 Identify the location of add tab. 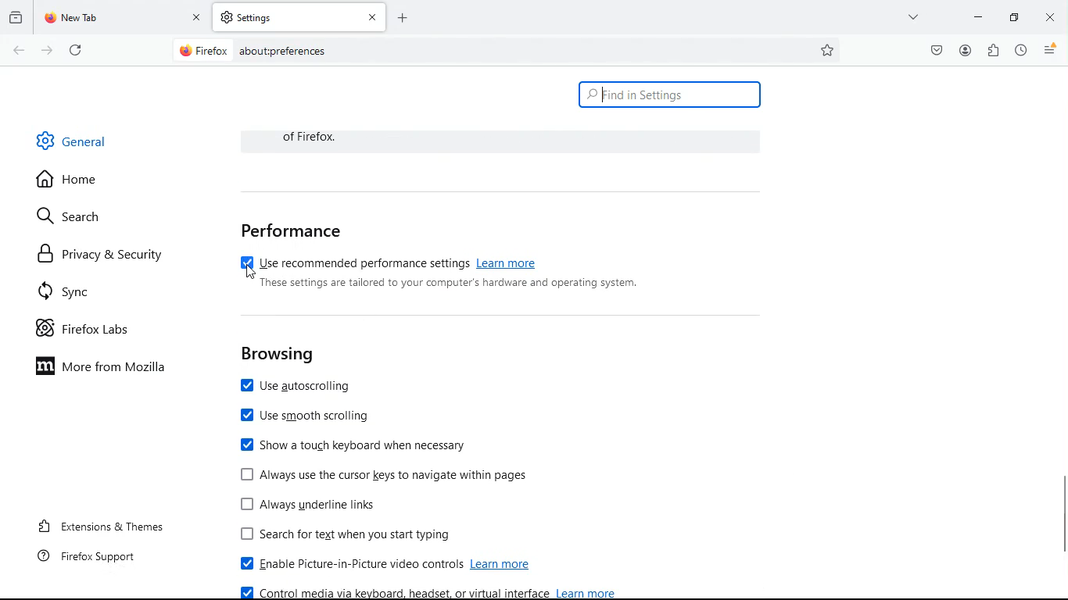
(403, 17).